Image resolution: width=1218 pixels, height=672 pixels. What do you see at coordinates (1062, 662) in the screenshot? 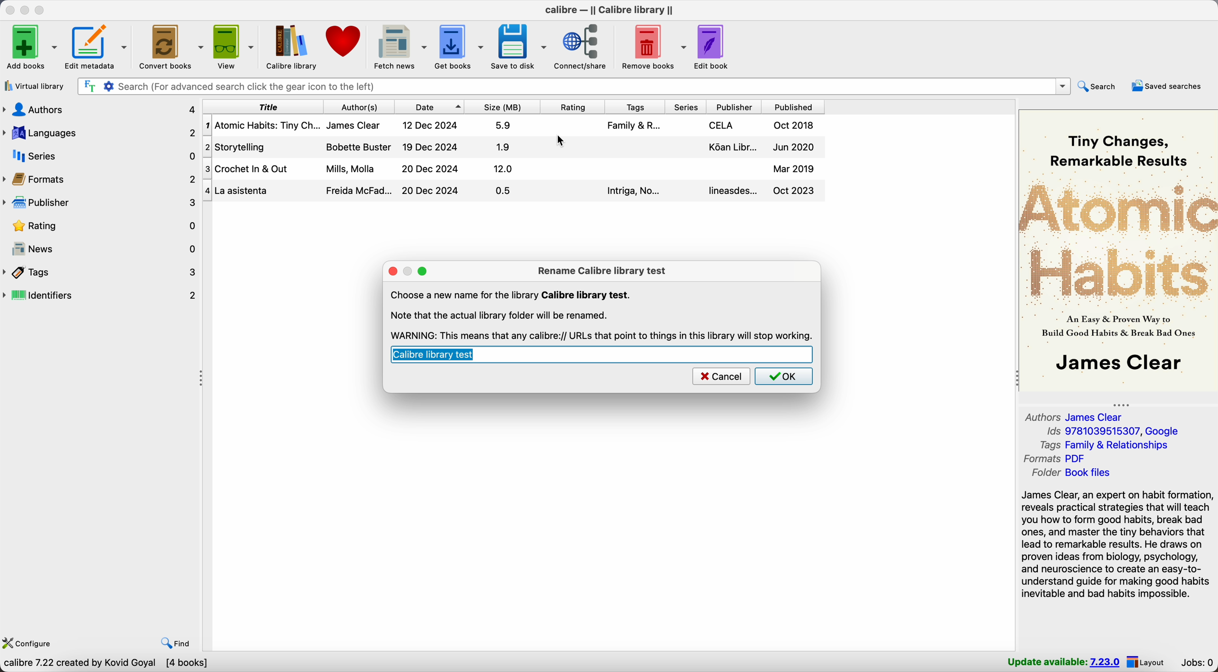
I see `update available: 7.23.0` at bounding box center [1062, 662].